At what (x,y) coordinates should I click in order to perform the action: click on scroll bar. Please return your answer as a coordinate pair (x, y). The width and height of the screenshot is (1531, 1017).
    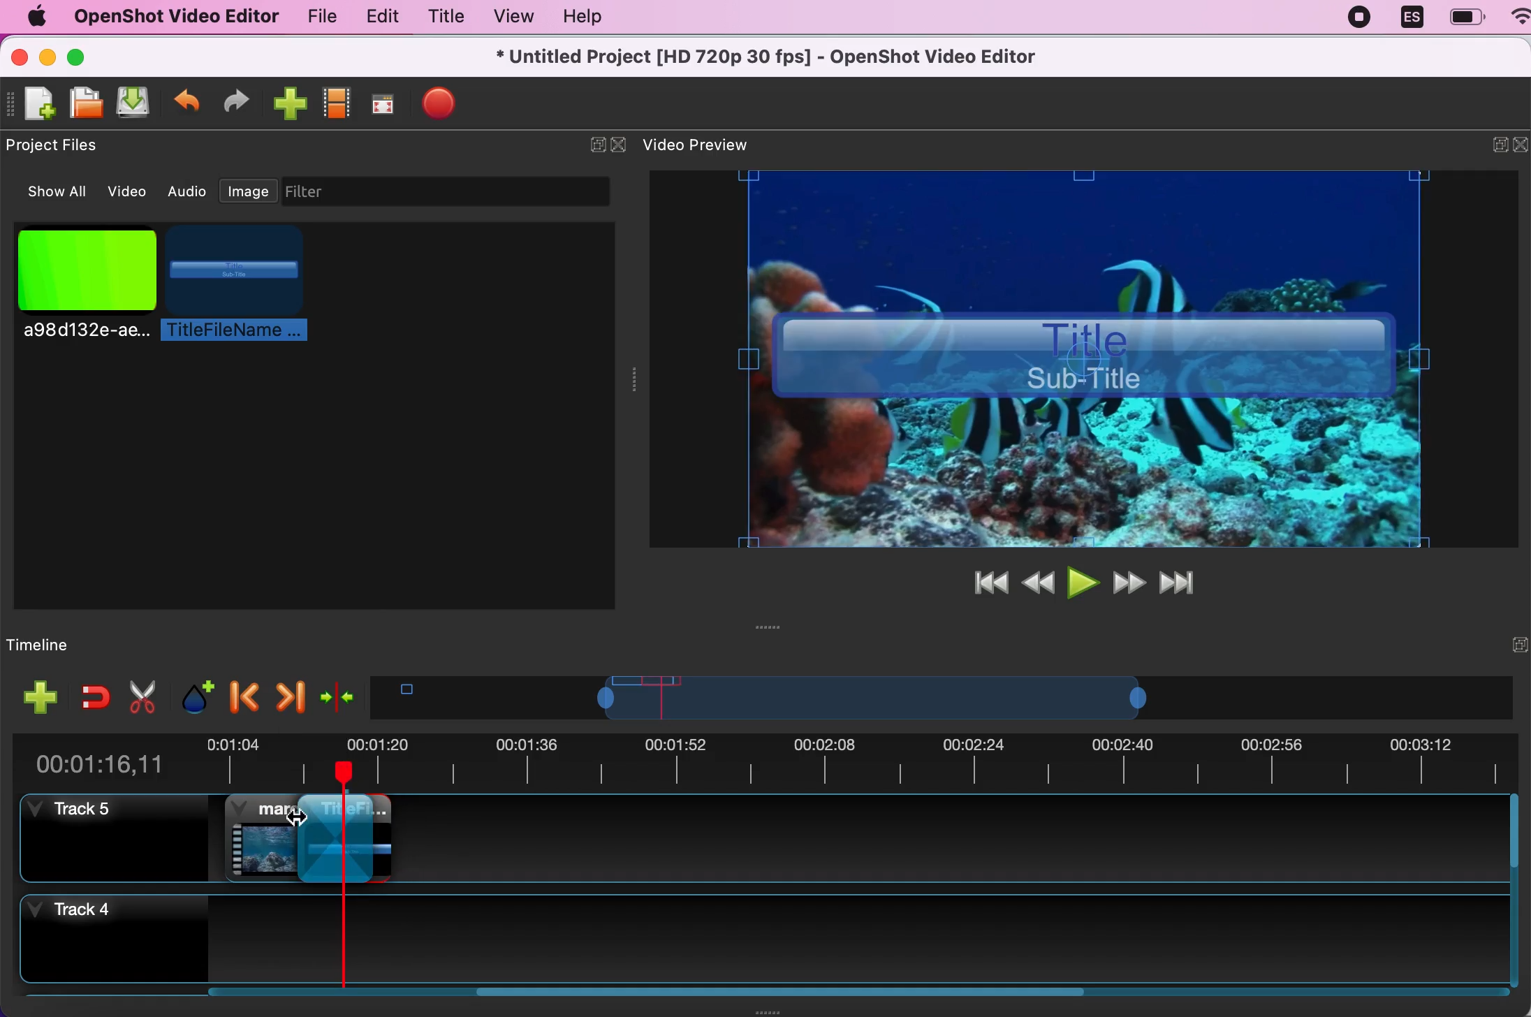
    Looking at the image, I should click on (1521, 893).